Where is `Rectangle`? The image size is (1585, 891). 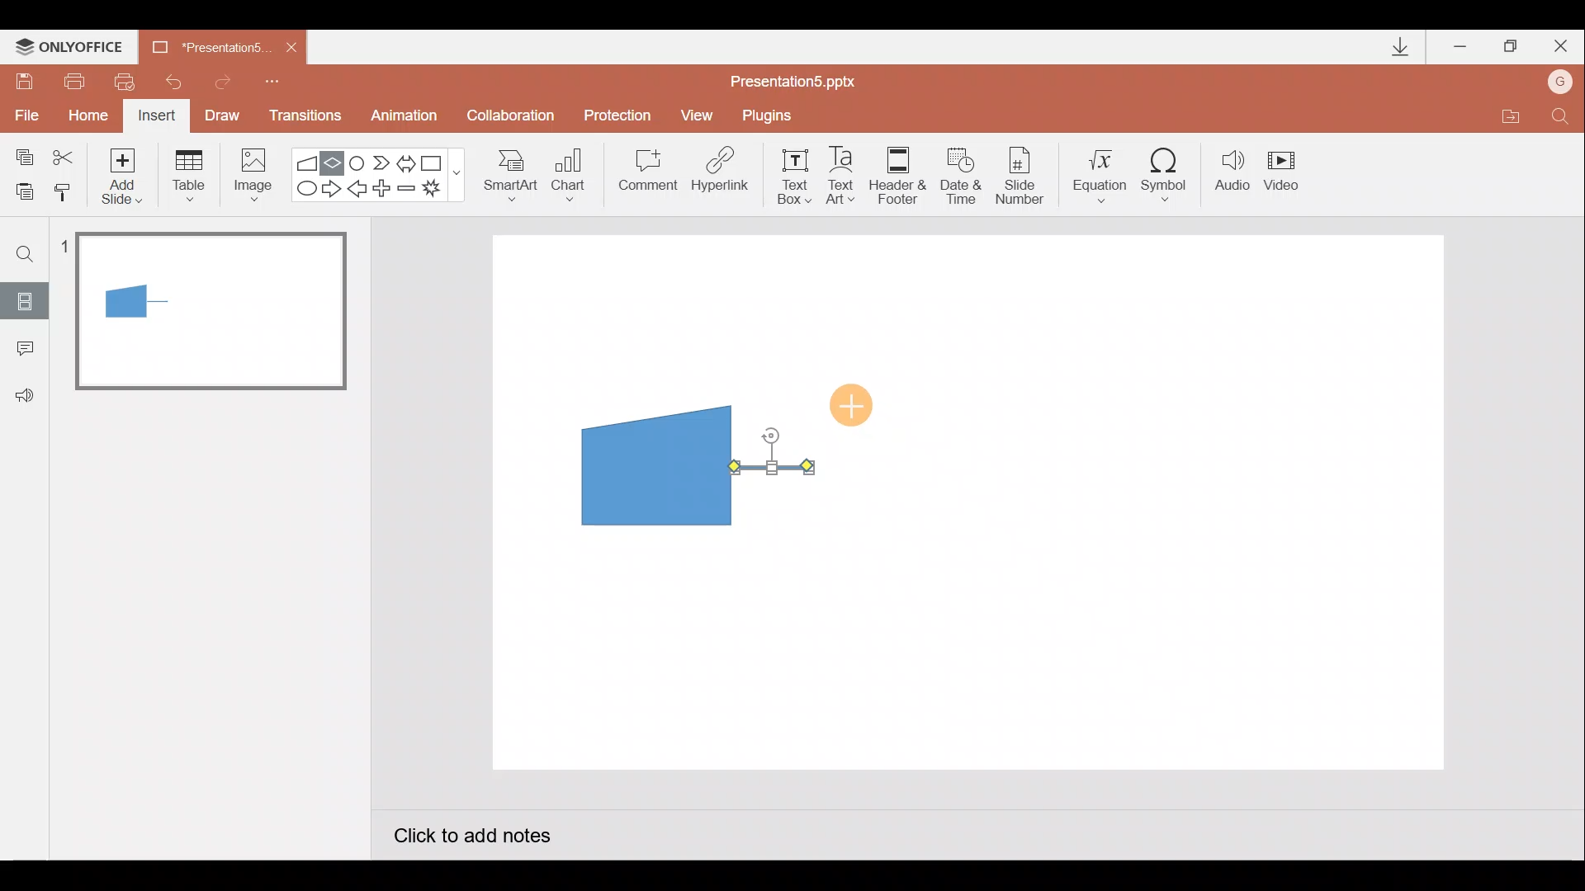 Rectangle is located at coordinates (436, 162).